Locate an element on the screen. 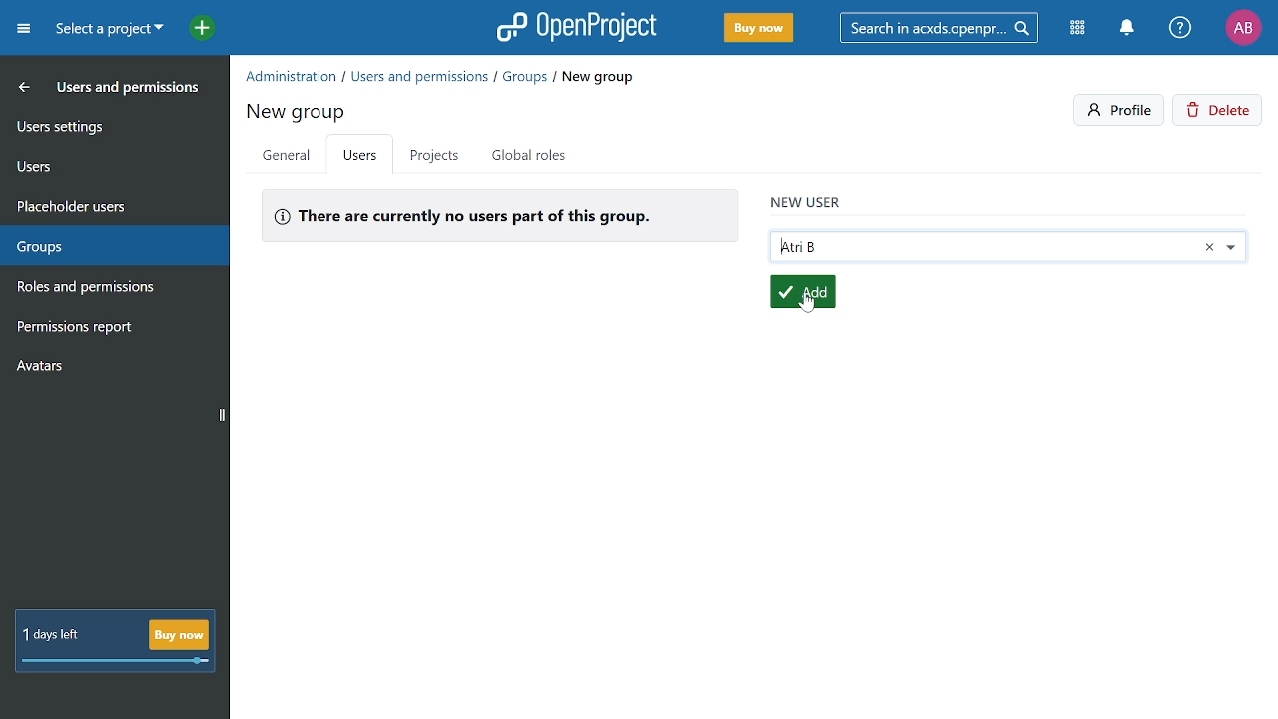  add user is located at coordinates (801, 290).